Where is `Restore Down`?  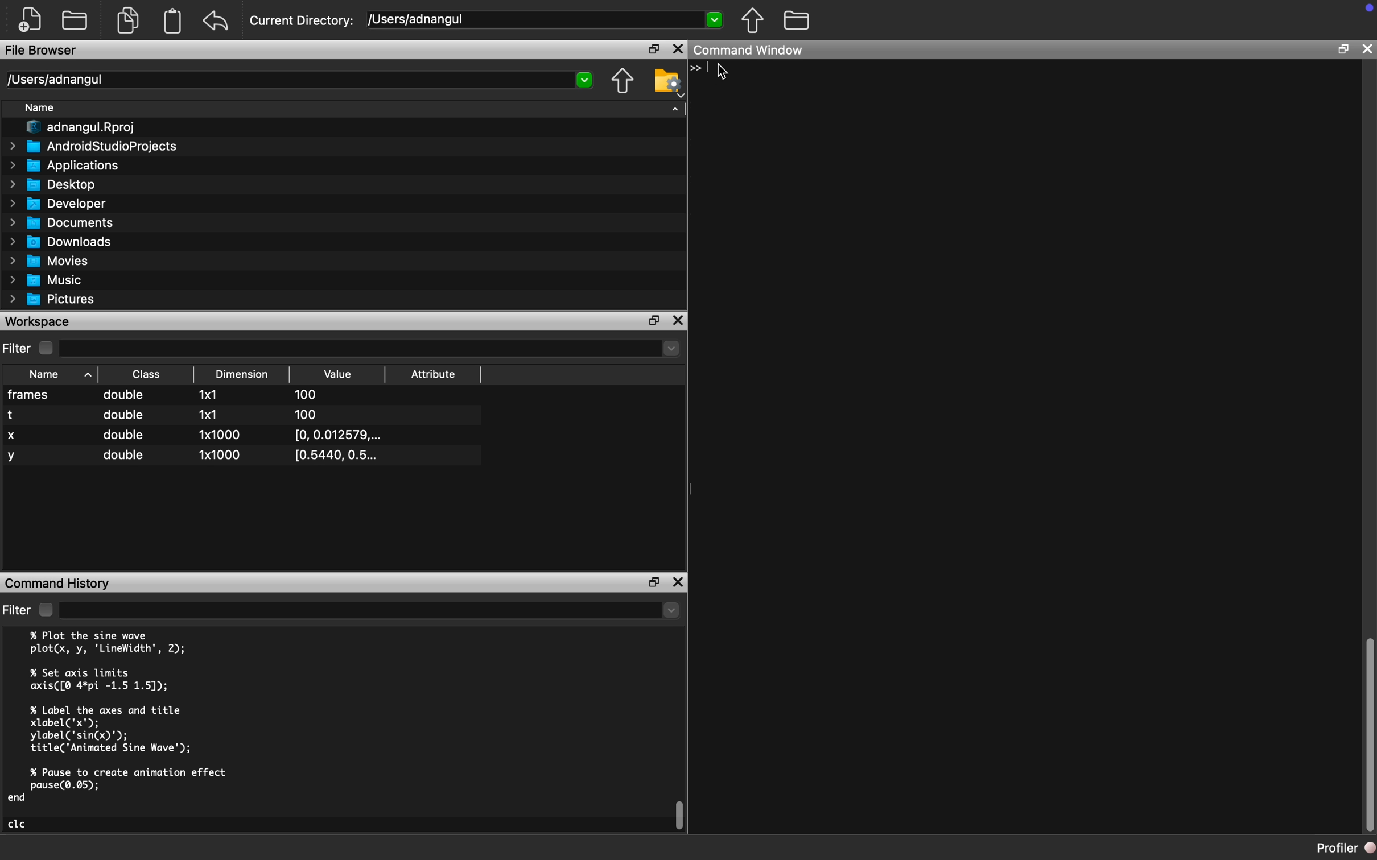 Restore Down is located at coordinates (652, 321).